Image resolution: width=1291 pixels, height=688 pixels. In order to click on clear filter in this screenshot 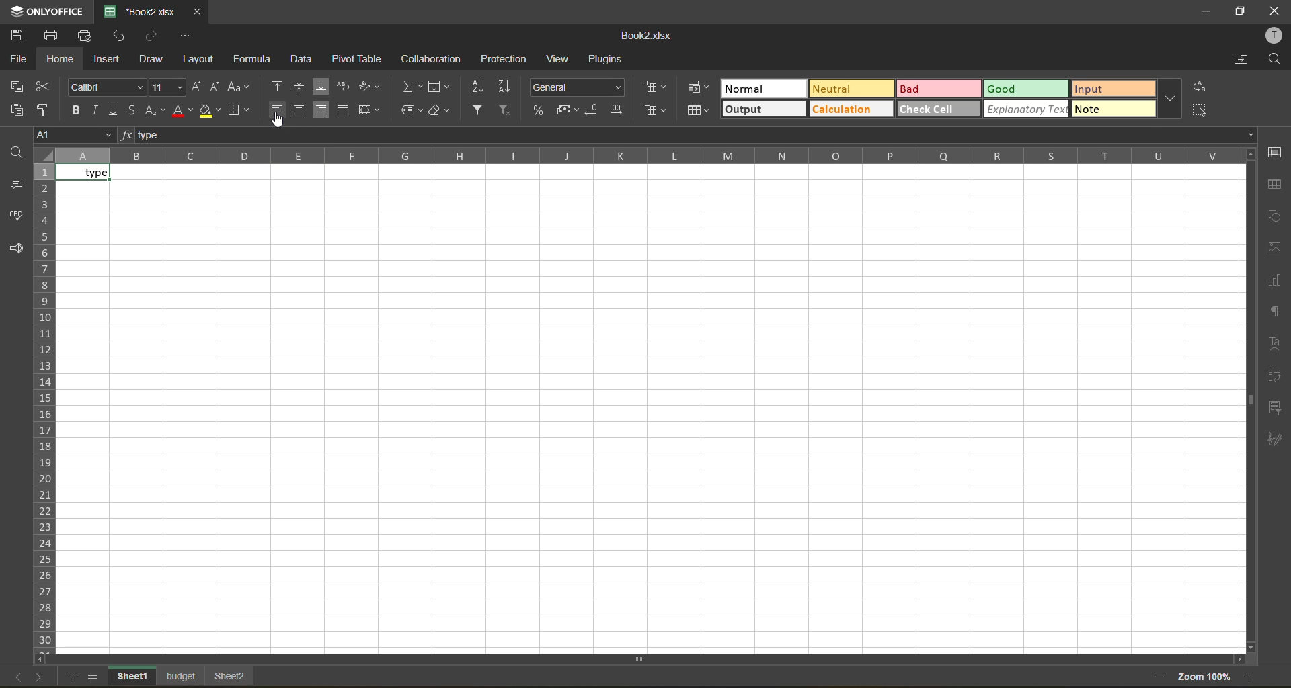, I will do `click(503, 111)`.